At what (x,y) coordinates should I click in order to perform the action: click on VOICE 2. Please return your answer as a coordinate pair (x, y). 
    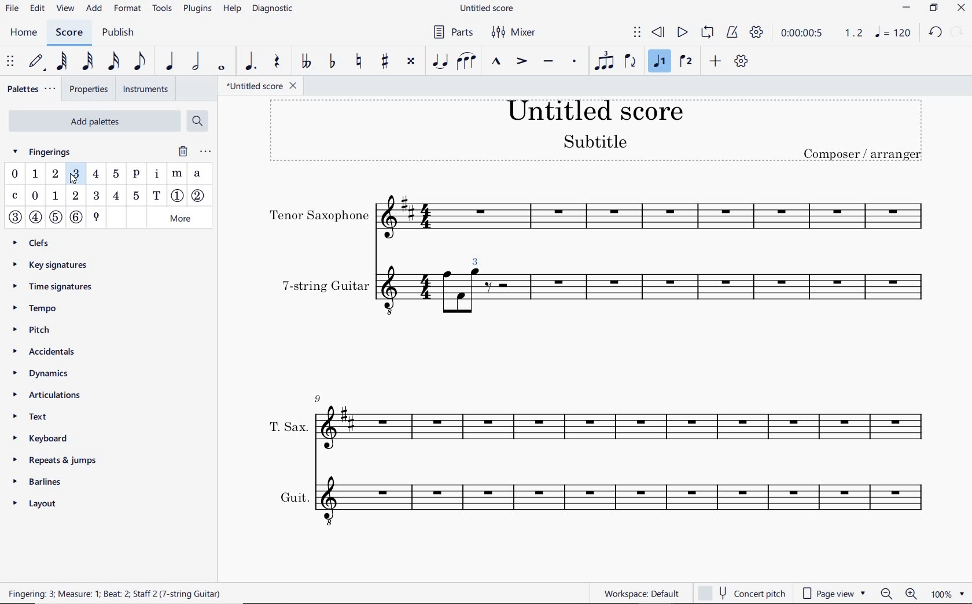
    Looking at the image, I should click on (686, 62).